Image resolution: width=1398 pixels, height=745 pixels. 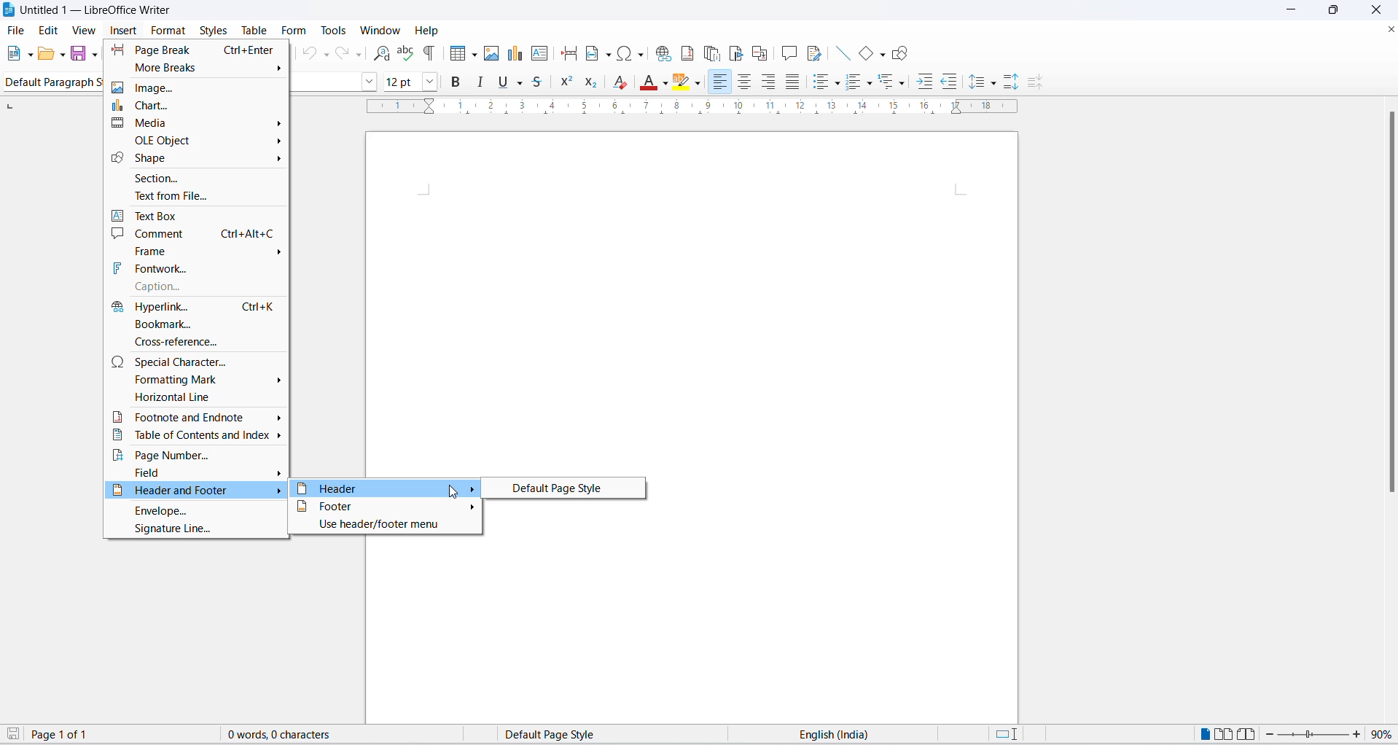 I want to click on text language, so click(x=836, y=734).